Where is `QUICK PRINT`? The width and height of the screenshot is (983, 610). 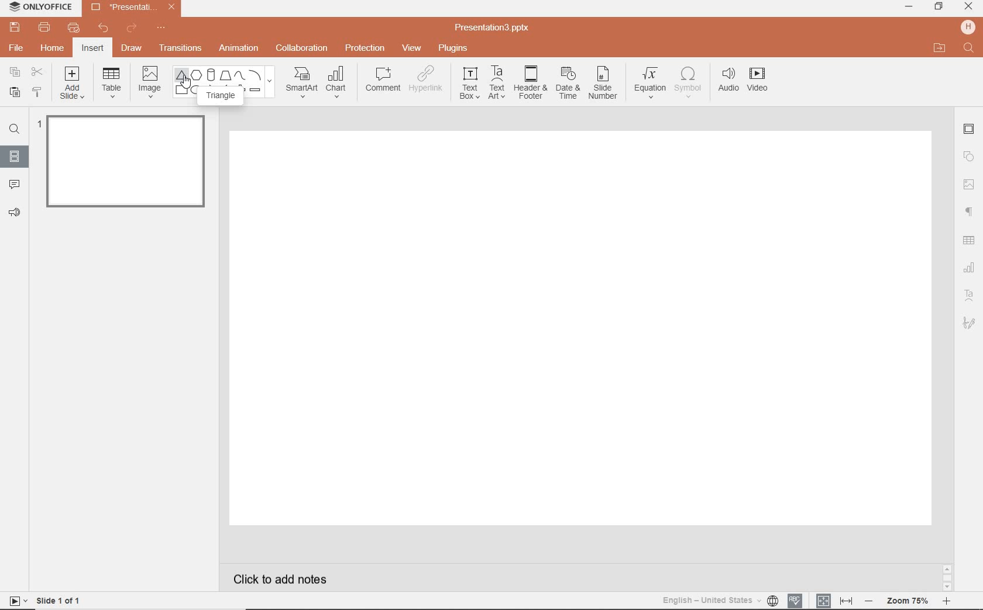 QUICK PRINT is located at coordinates (73, 29).